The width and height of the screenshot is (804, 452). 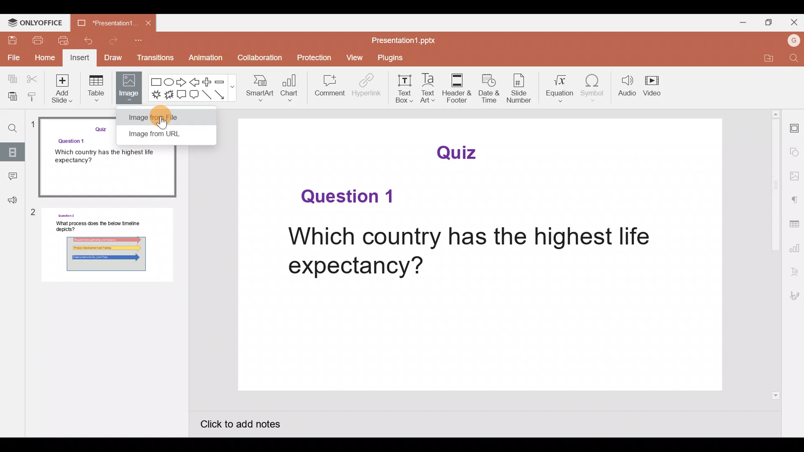 I want to click on Slide number, so click(x=523, y=90).